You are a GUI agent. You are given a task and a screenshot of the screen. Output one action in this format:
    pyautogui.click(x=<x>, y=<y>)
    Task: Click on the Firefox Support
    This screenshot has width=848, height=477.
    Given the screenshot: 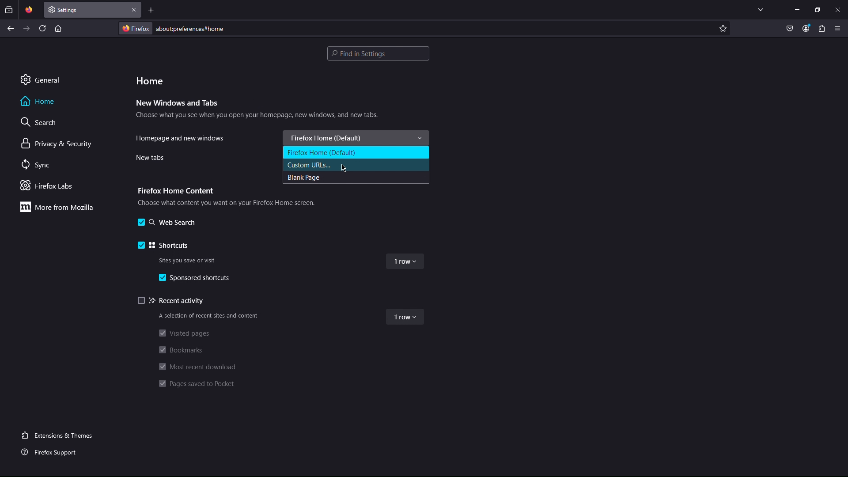 What is the action you would take?
    pyautogui.click(x=52, y=451)
    